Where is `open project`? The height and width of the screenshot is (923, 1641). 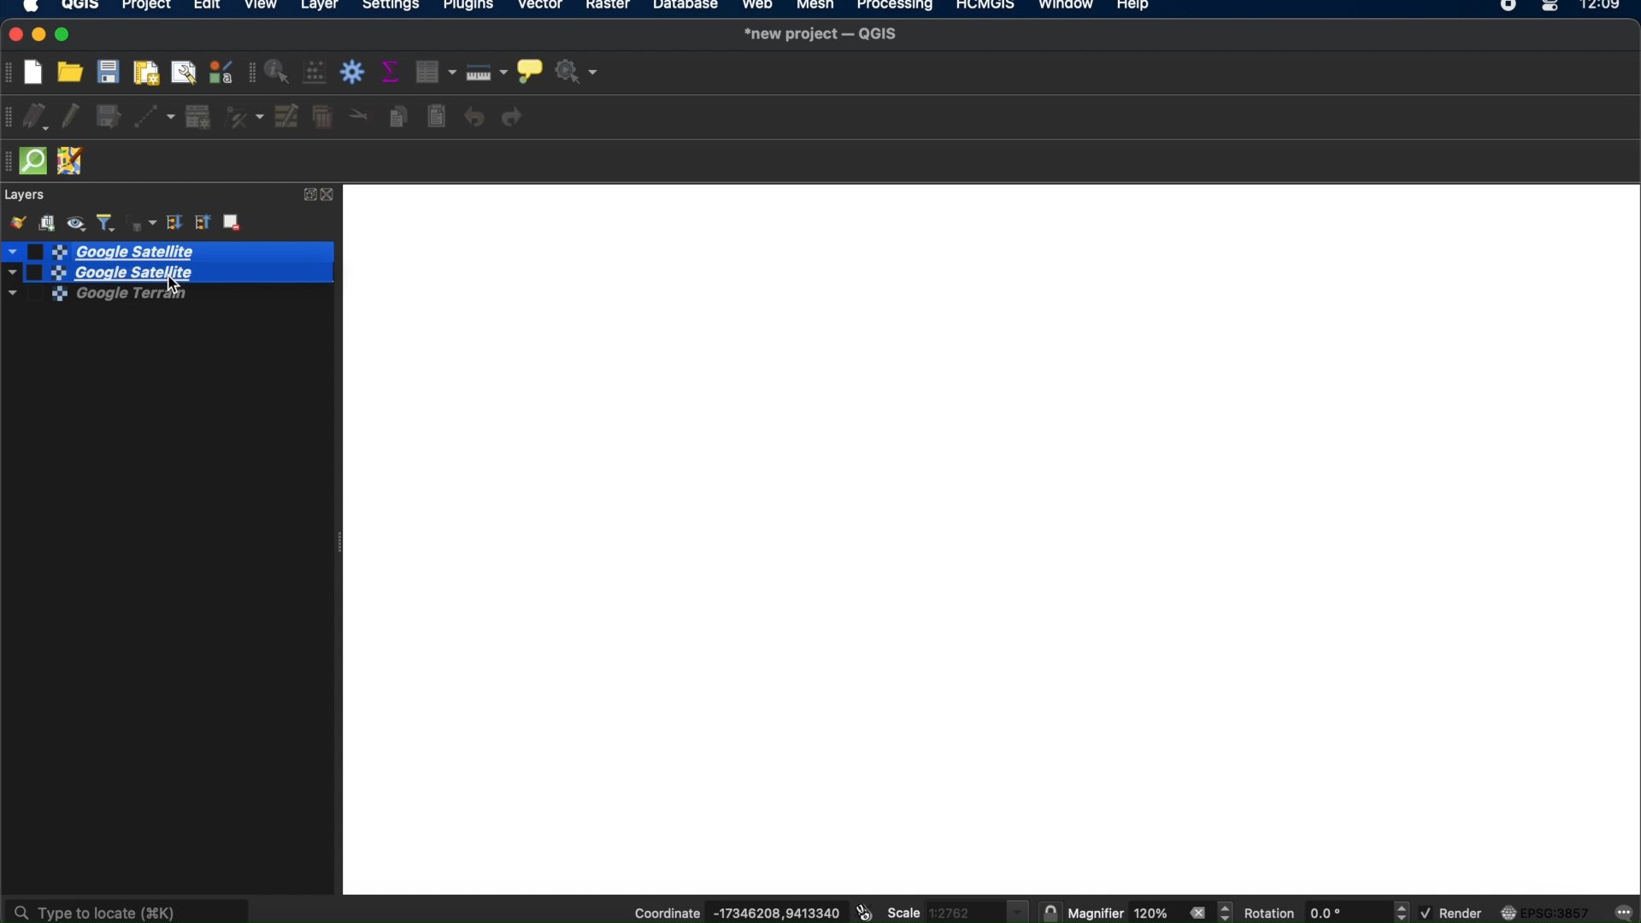 open project is located at coordinates (73, 72).